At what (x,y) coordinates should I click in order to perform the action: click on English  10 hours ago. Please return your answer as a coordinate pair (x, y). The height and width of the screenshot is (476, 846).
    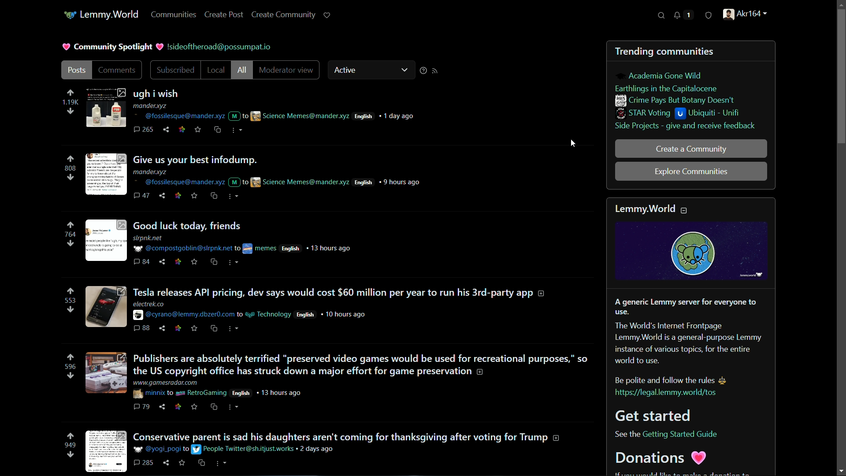
    Looking at the image, I should click on (330, 315).